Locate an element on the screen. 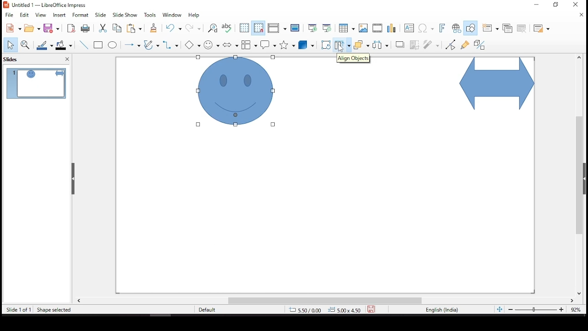 The image size is (588, 331). fill color is located at coordinates (66, 45).